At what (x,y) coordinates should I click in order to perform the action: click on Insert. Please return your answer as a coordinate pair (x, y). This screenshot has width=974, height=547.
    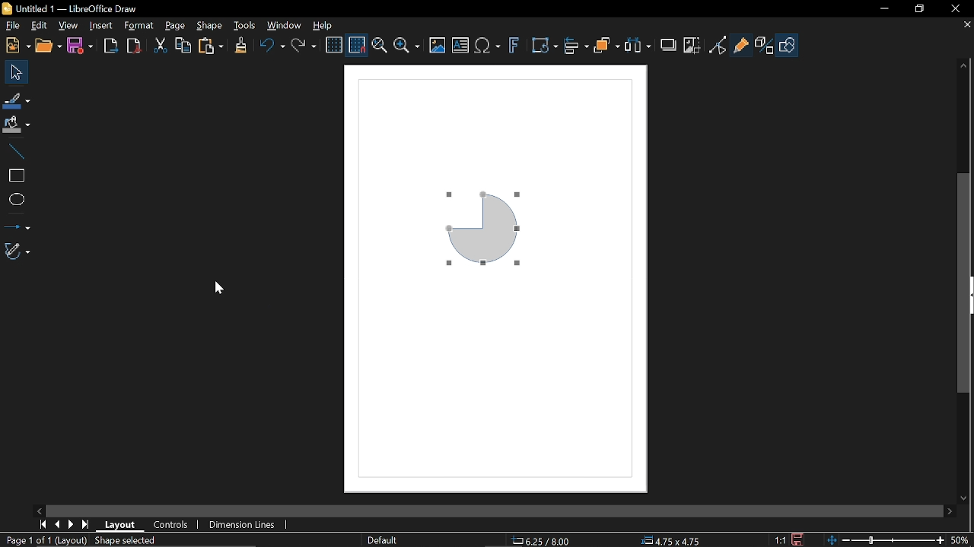
    Looking at the image, I should click on (102, 27).